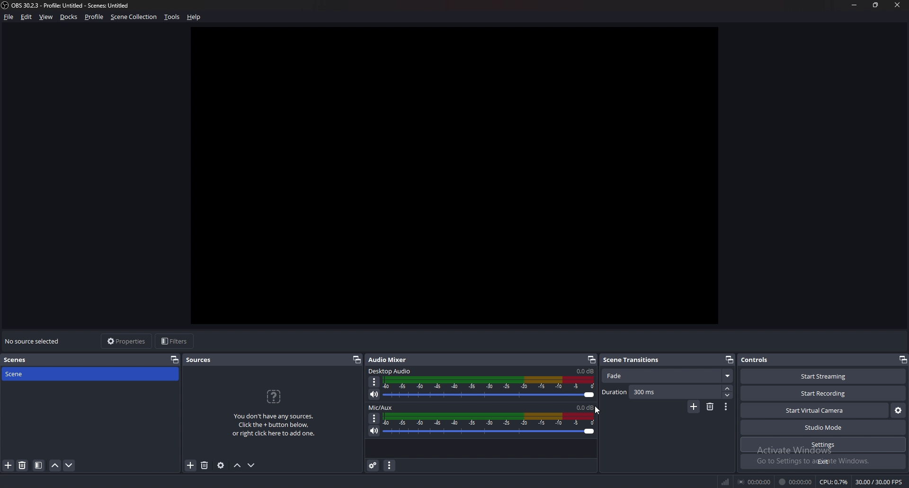 The width and height of the screenshot is (909, 488). What do you see at coordinates (490, 424) in the screenshot?
I see `audio bar` at bounding box center [490, 424].